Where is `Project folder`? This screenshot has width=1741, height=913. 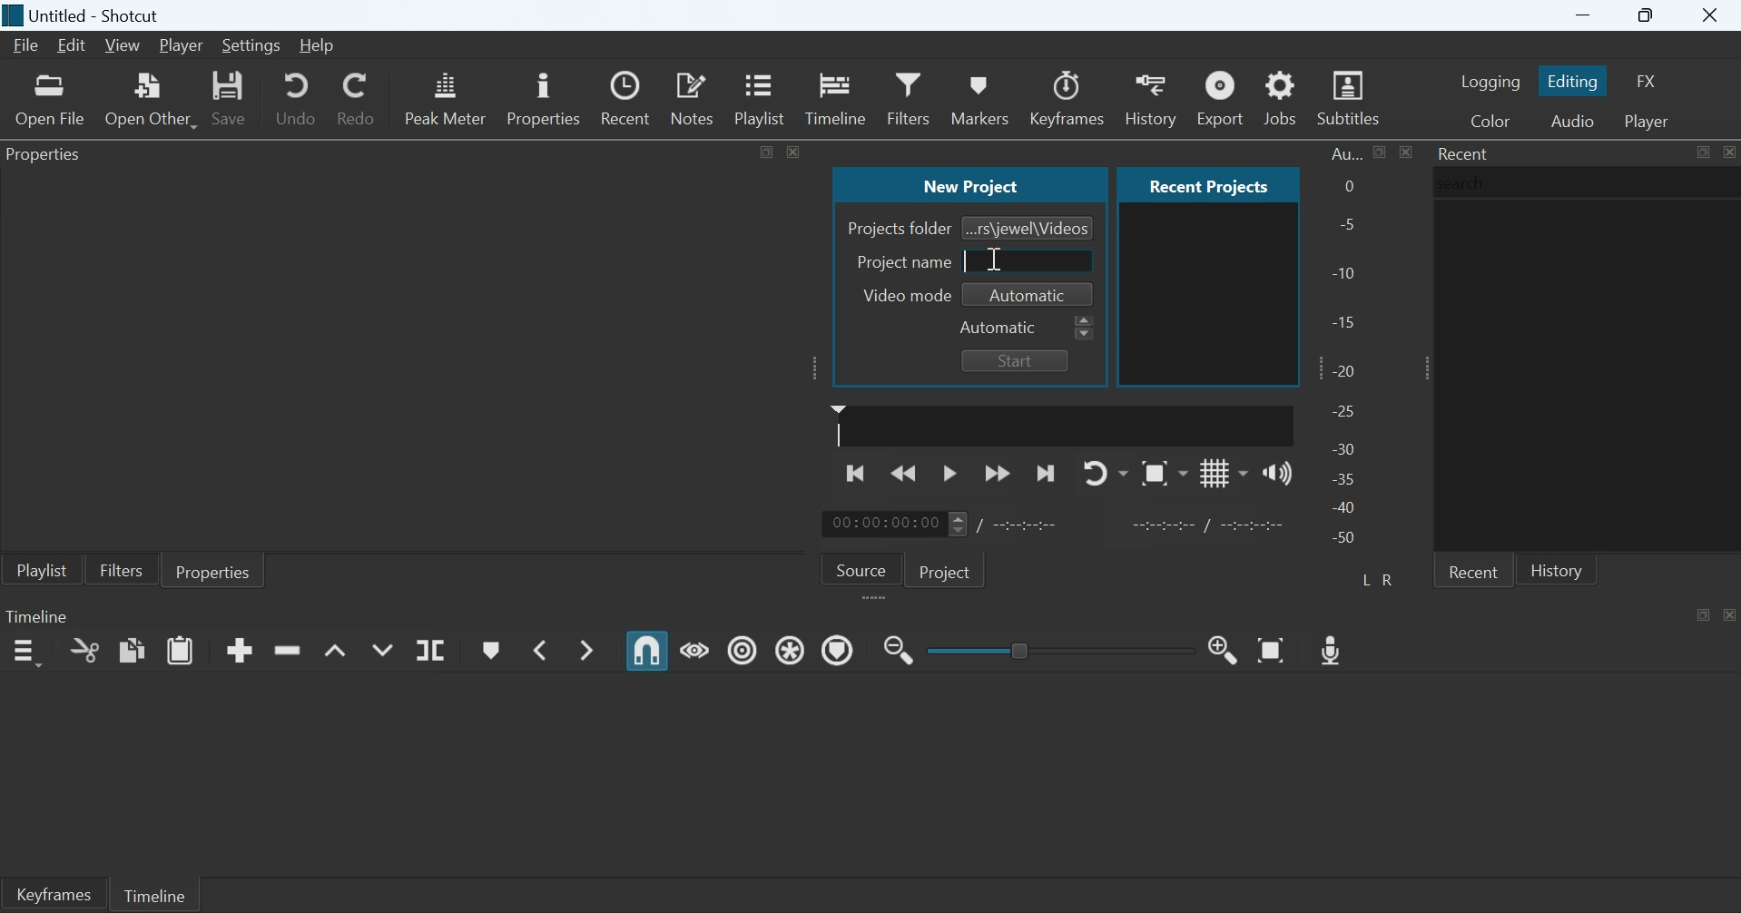
Project folder is located at coordinates (899, 229).